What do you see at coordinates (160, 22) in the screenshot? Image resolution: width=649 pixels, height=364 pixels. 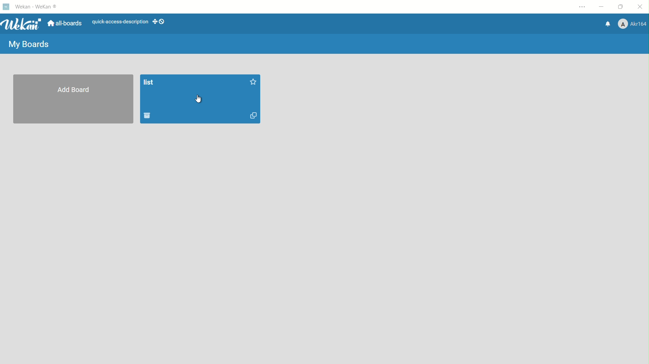 I see `show-desktop-drag-handles` at bounding box center [160, 22].